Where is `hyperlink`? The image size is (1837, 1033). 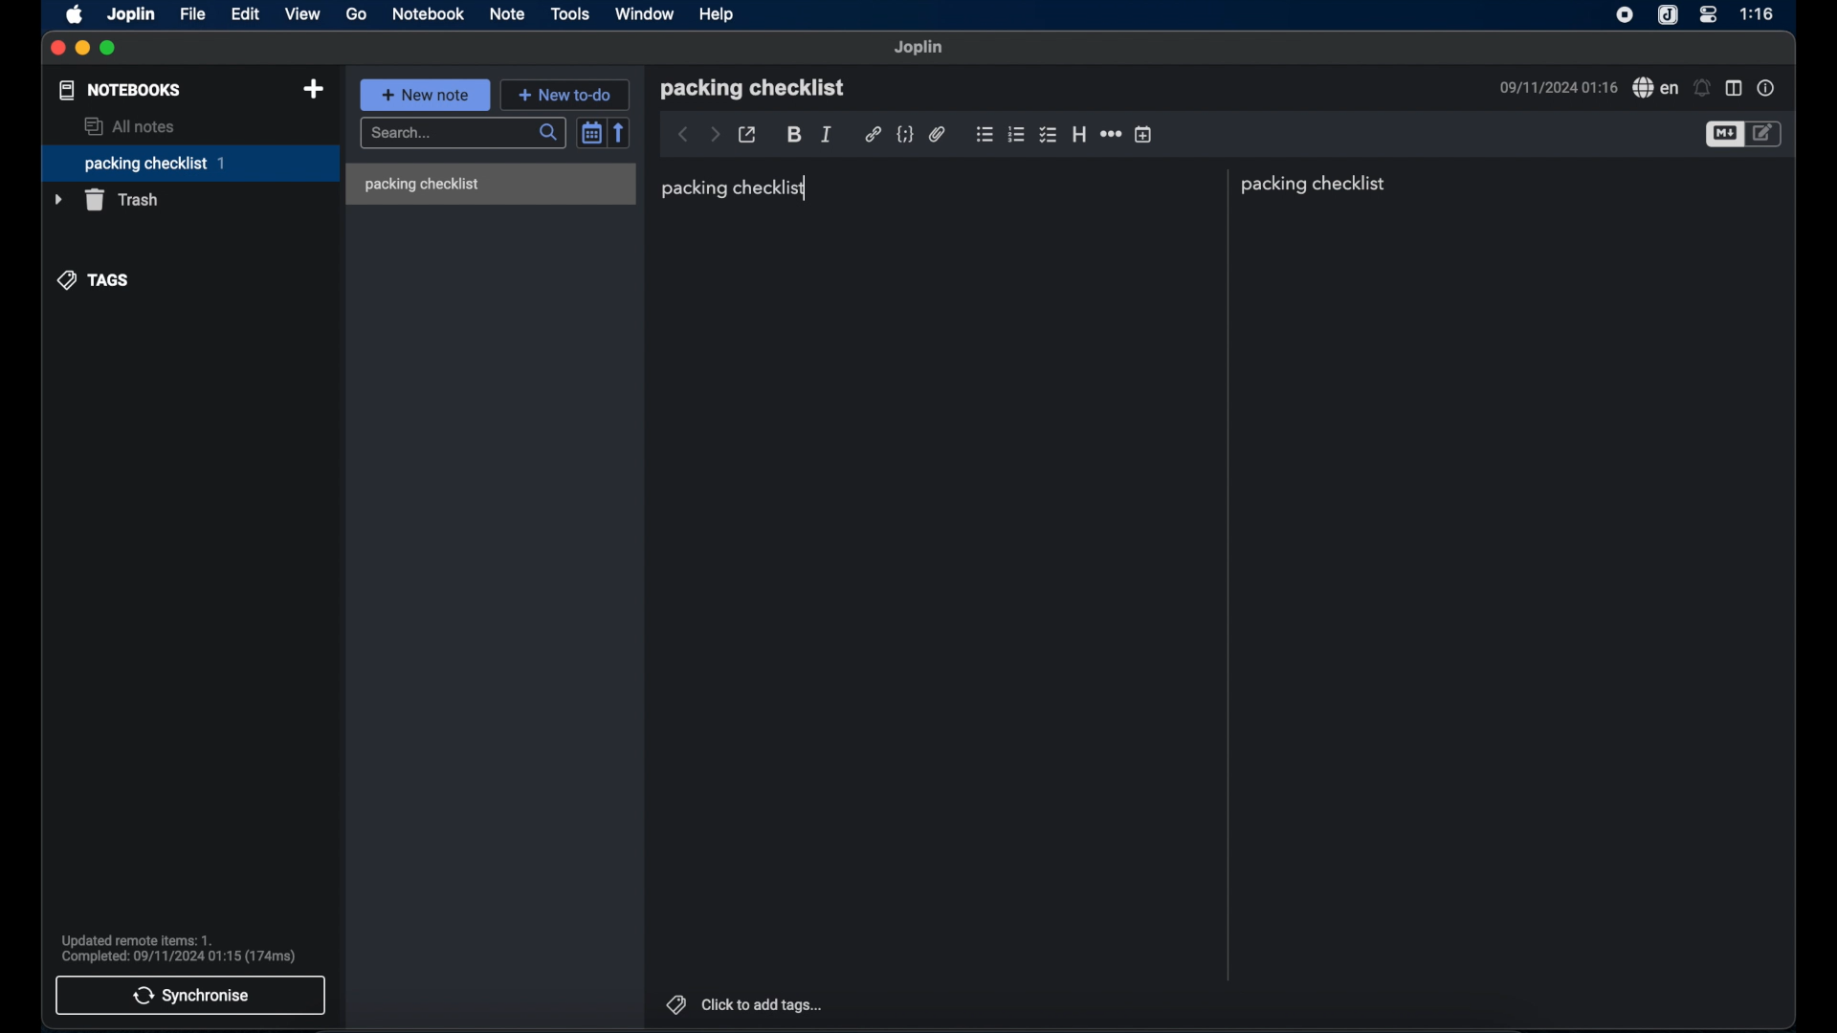 hyperlink is located at coordinates (873, 135).